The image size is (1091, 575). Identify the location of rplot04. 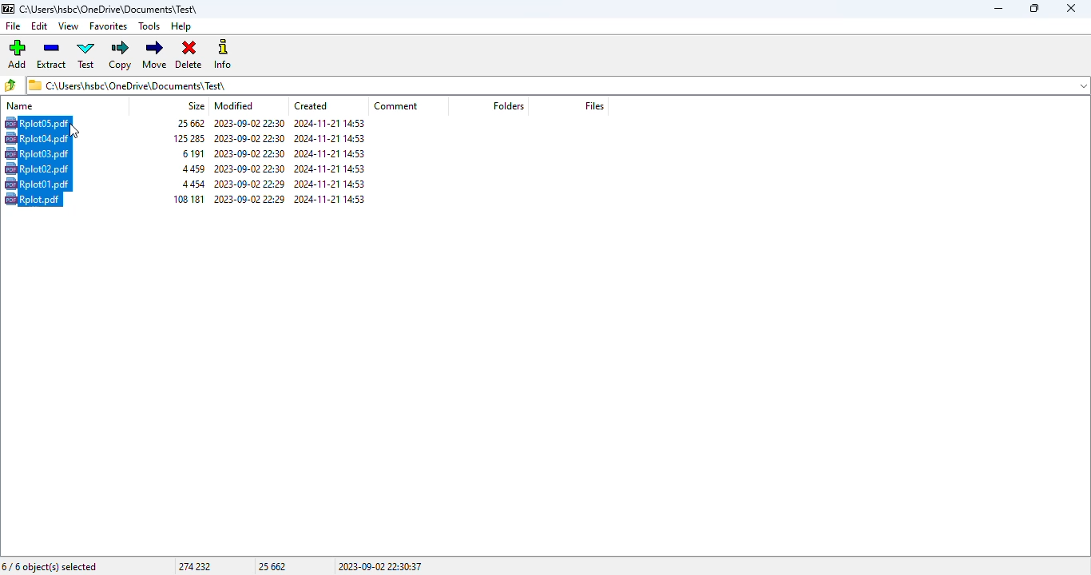
(36, 138).